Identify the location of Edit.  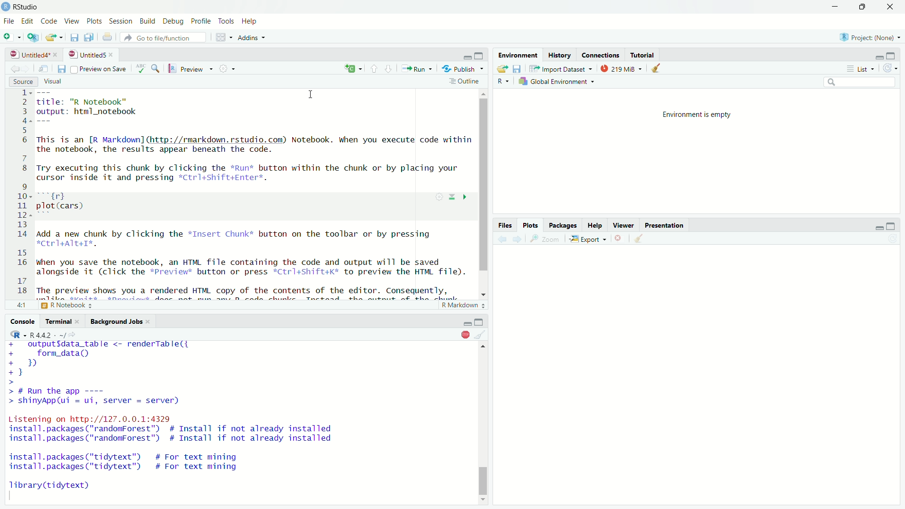
(27, 21).